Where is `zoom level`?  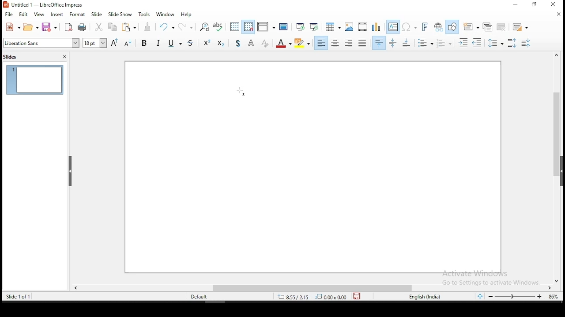
zoom level is located at coordinates (552, 298).